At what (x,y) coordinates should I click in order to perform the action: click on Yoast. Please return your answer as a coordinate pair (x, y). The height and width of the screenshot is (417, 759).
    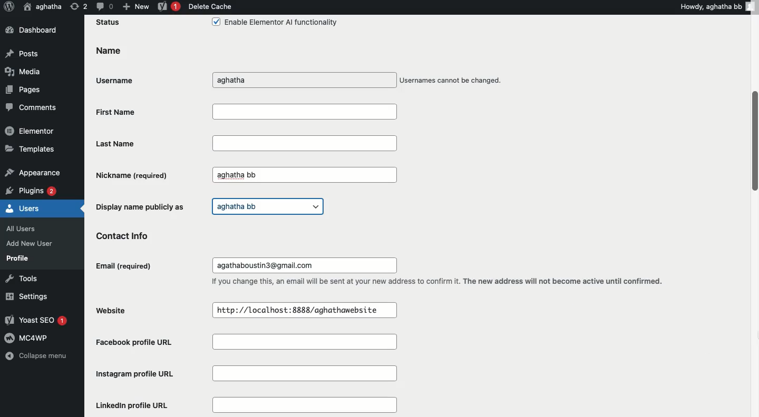
    Looking at the image, I should click on (169, 7).